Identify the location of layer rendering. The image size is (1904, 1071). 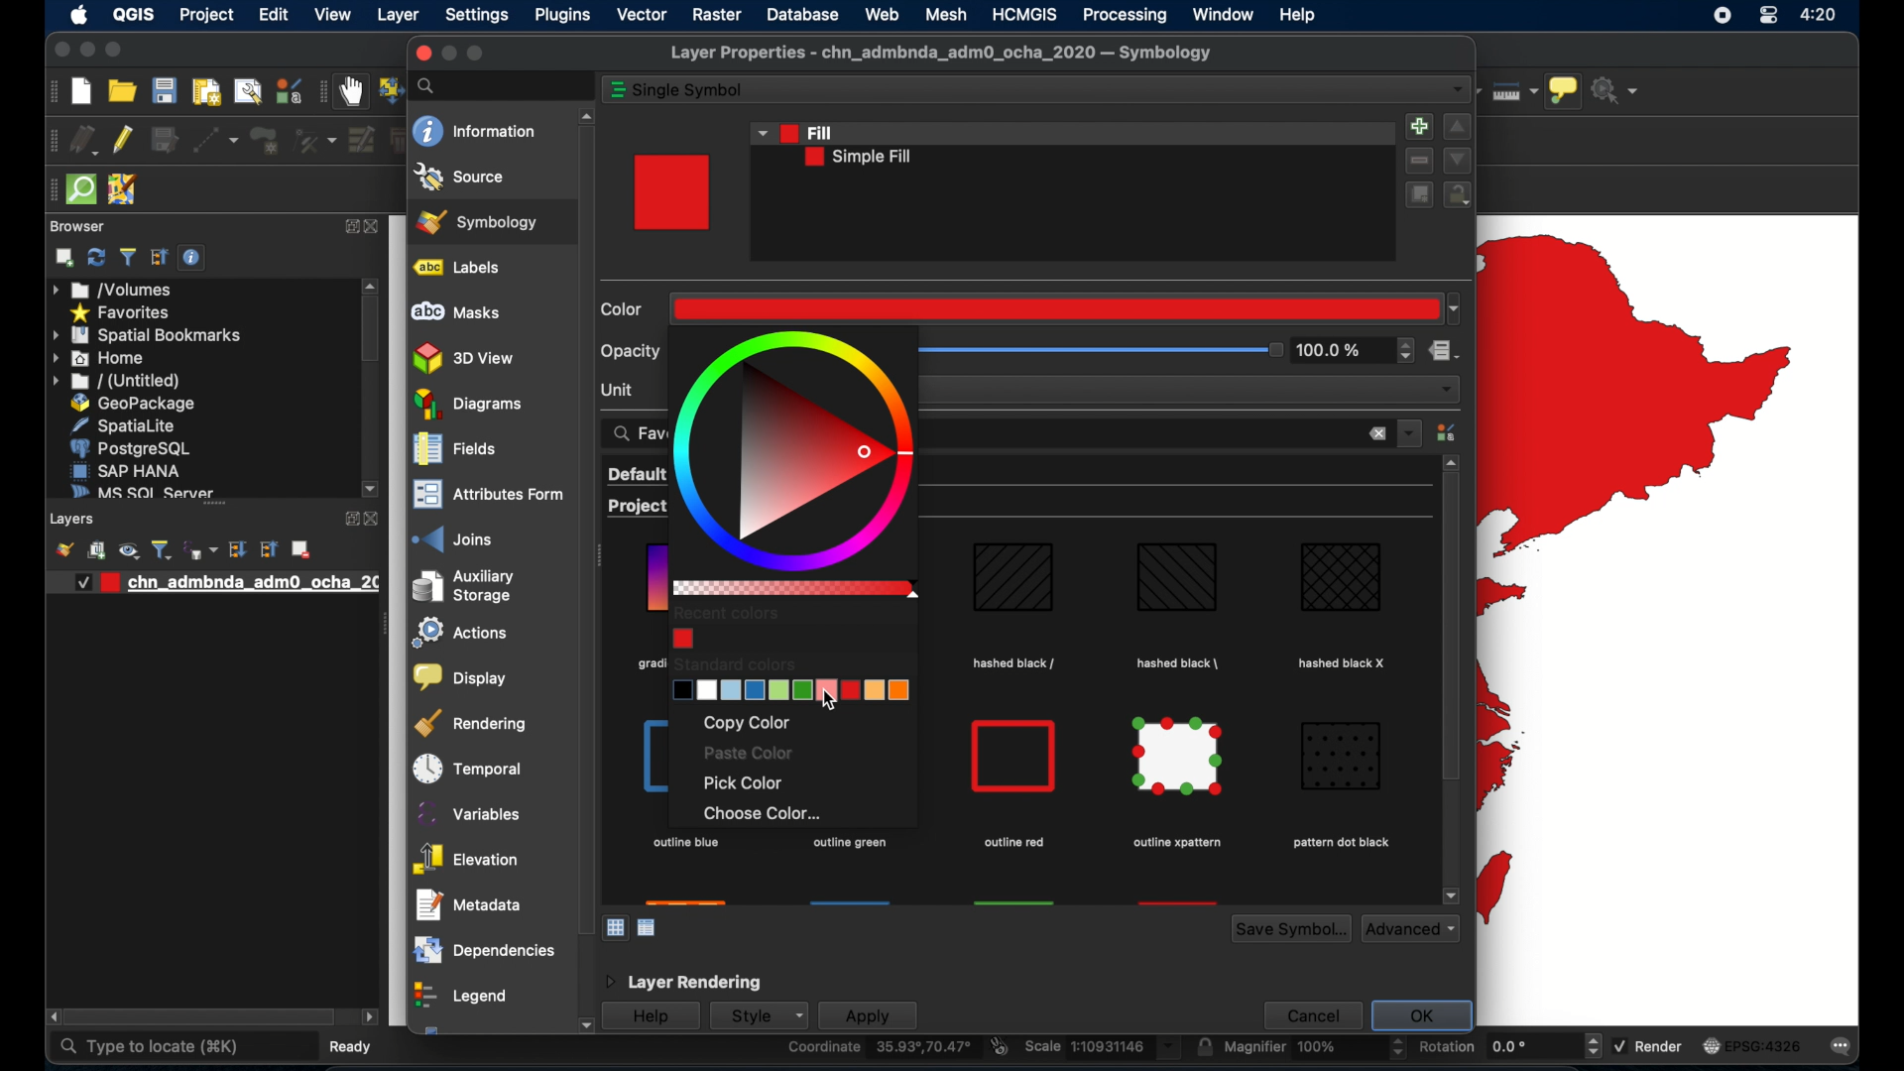
(681, 983).